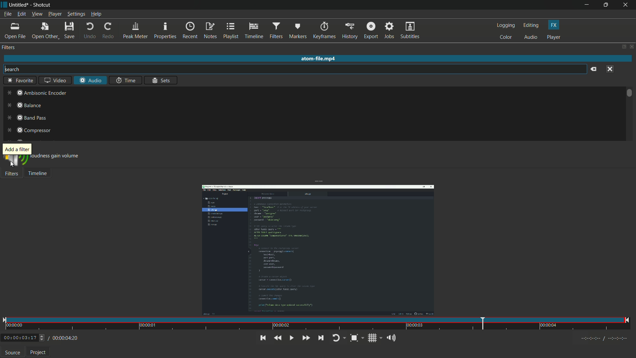 This screenshot has height=358, width=636. Describe the element at coordinates (90, 80) in the screenshot. I see `audio` at that location.